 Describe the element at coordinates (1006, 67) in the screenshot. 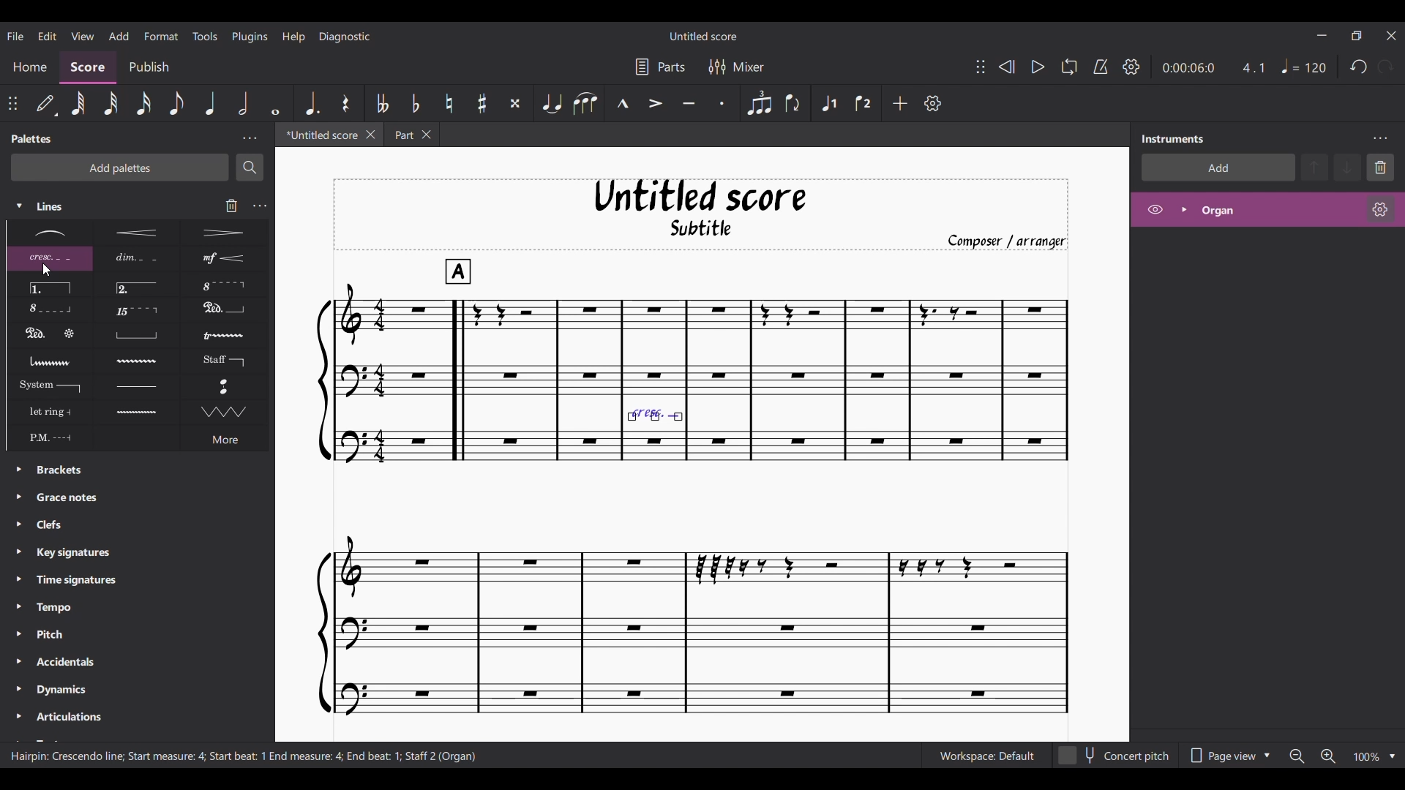

I see `Rewind` at that location.